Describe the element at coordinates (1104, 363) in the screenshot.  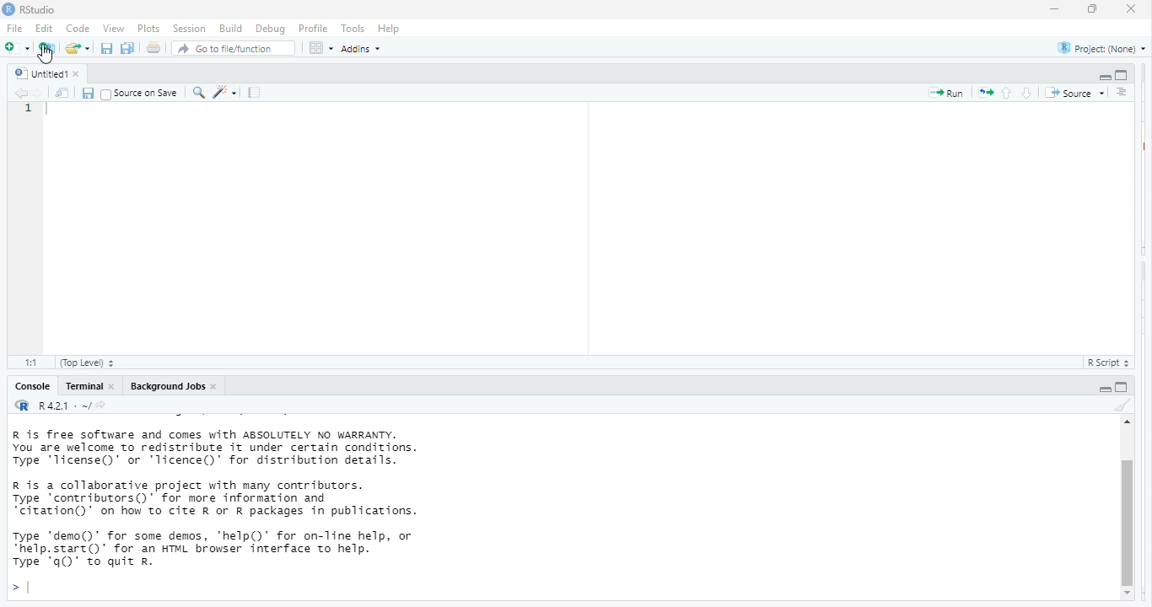
I see `RScript ` at that location.